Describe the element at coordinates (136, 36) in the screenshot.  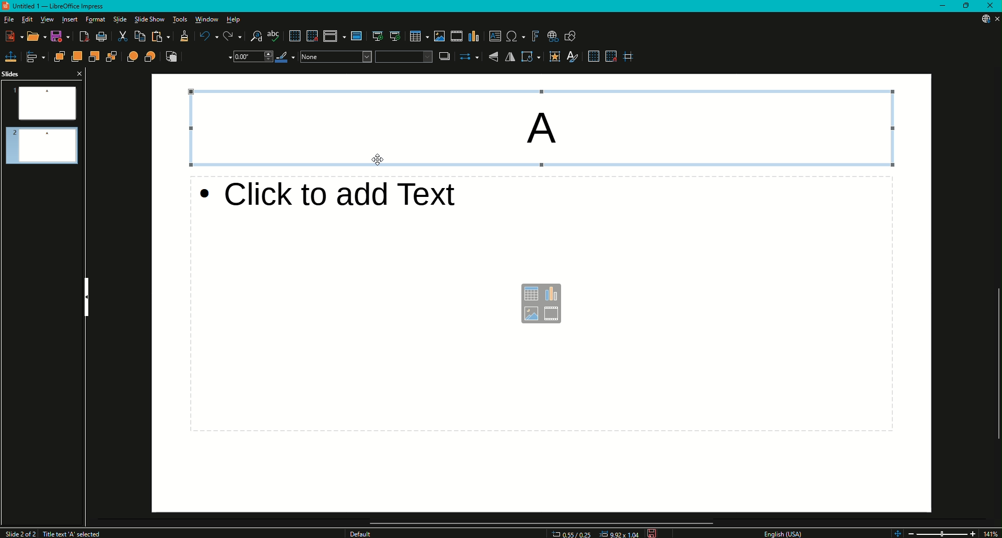
I see `Copy` at that location.